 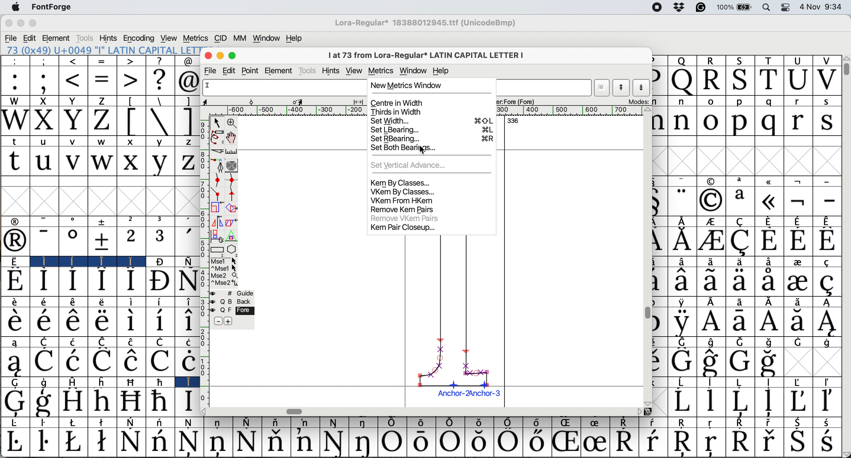 I want to click on Symbol, so click(x=73, y=322).